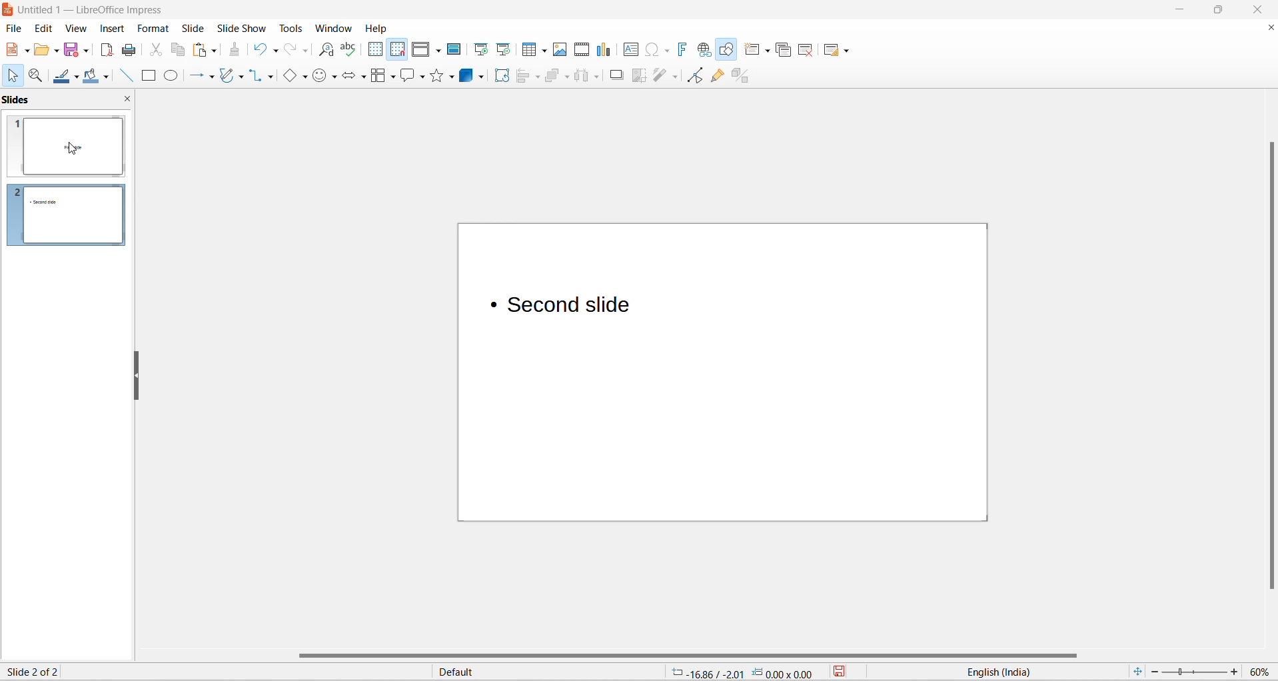 The image size is (1278, 681). What do you see at coordinates (600, 76) in the screenshot?
I see `select at least three objects options` at bounding box center [600, 76].